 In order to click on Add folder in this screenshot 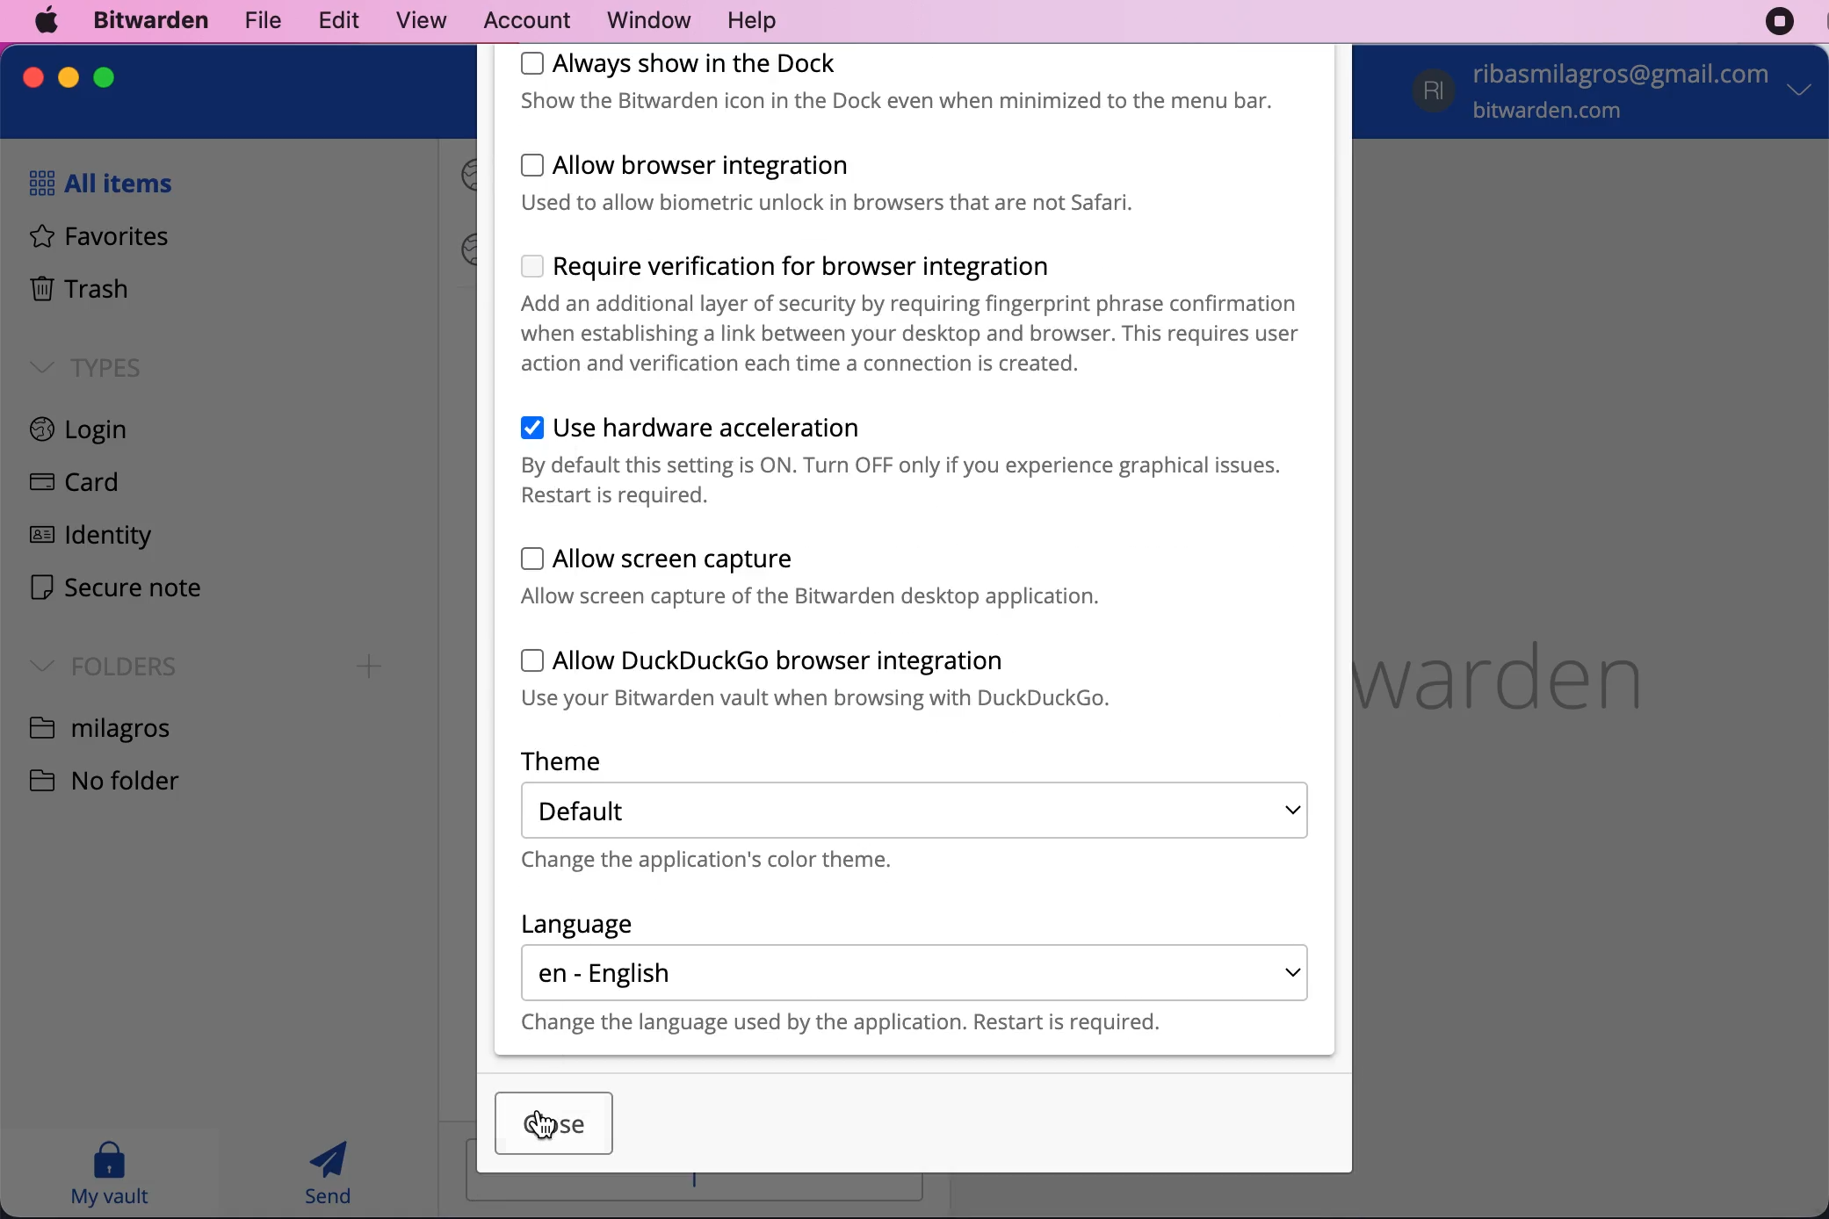, I will do `click(370, 667)`.